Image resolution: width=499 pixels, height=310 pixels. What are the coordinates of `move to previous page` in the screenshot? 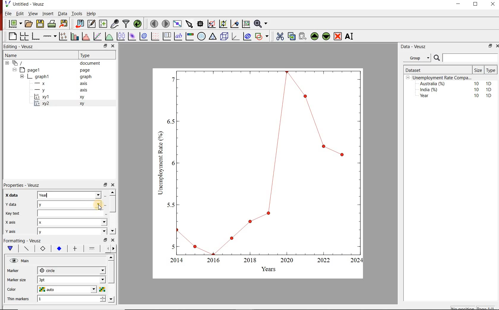 It's located at (154, 23).